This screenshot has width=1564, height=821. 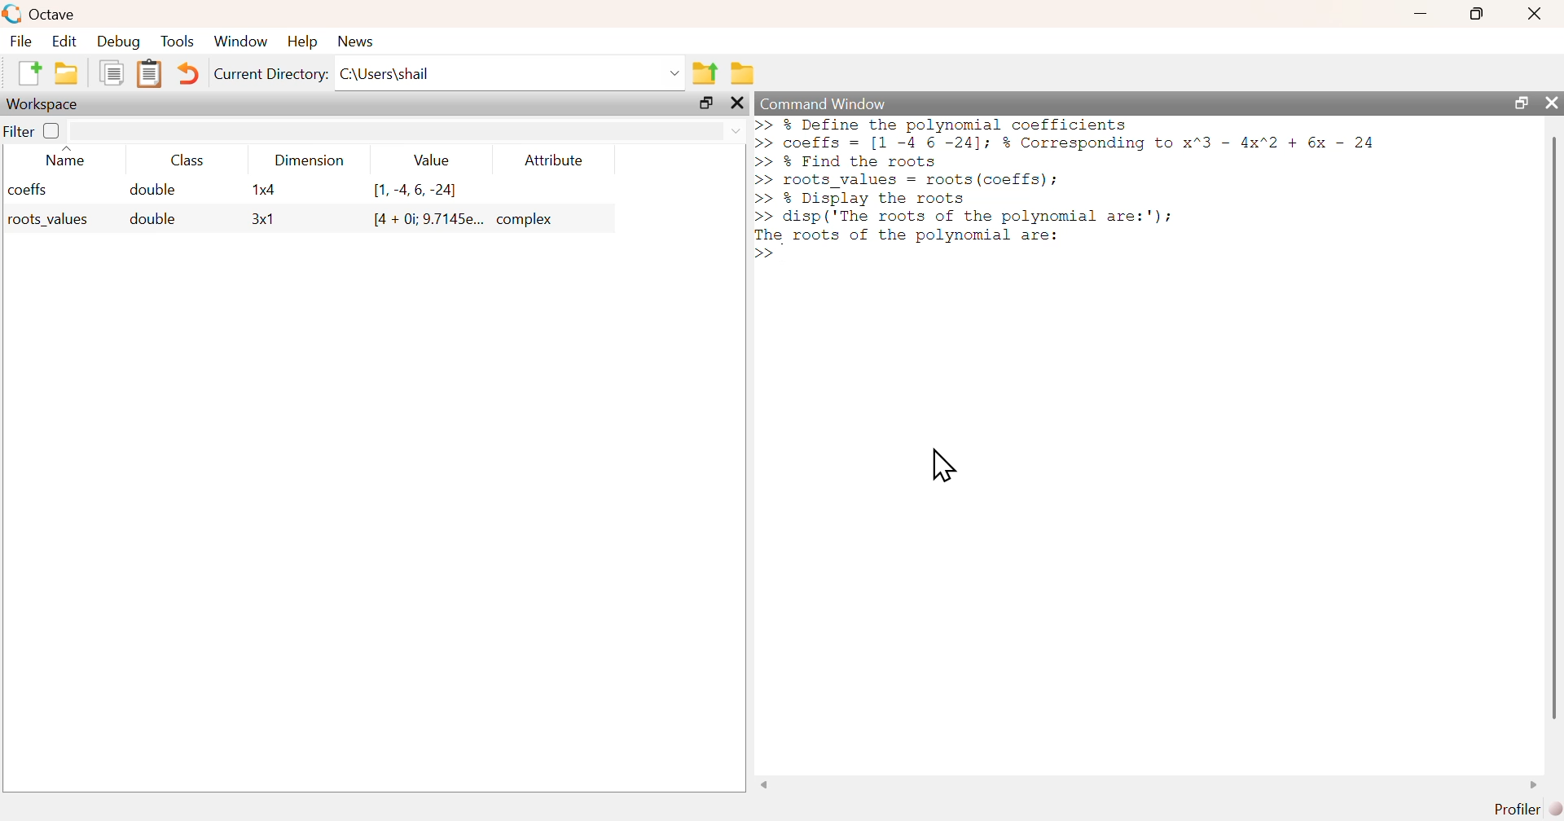 What do you see at coordinates (416, 191) in the screenshot?
I see `[1,-4,6,-24]` at bounding box center [416, 191].